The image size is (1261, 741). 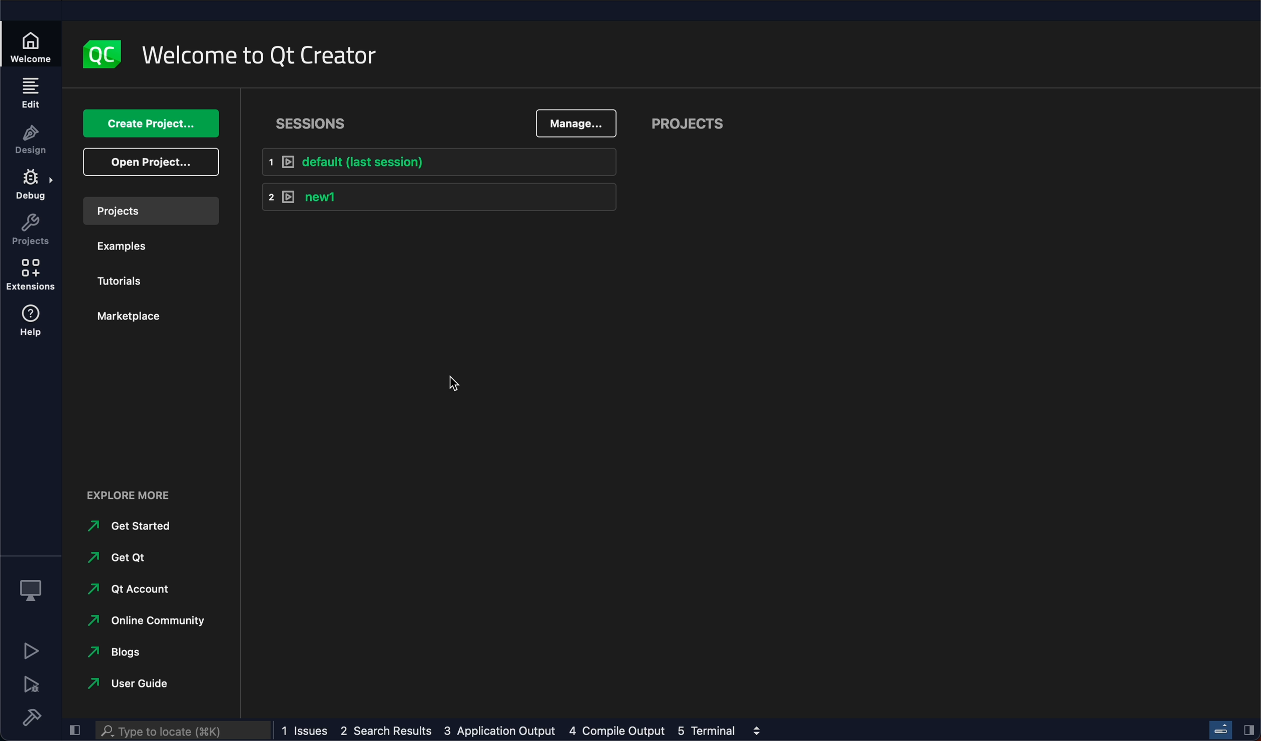 I want to click on debug, so click(x=32, y=186).